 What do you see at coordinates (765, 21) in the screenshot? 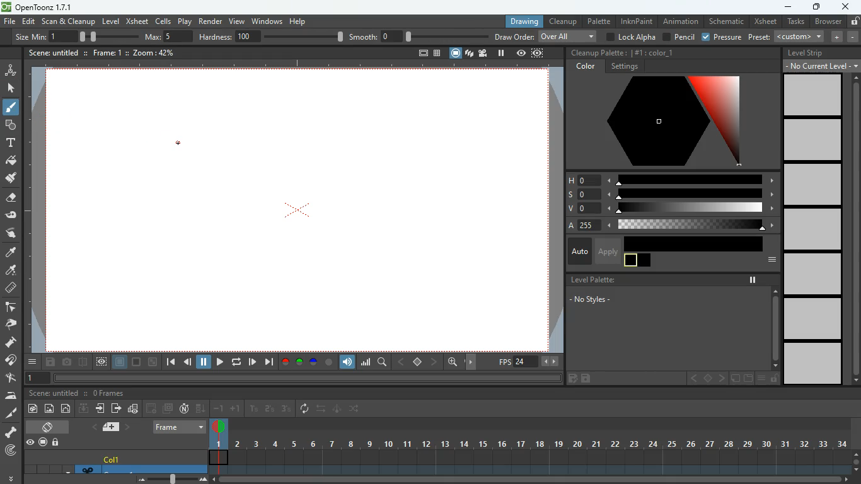
I see `xsheet` at bounding box center [765, 21].